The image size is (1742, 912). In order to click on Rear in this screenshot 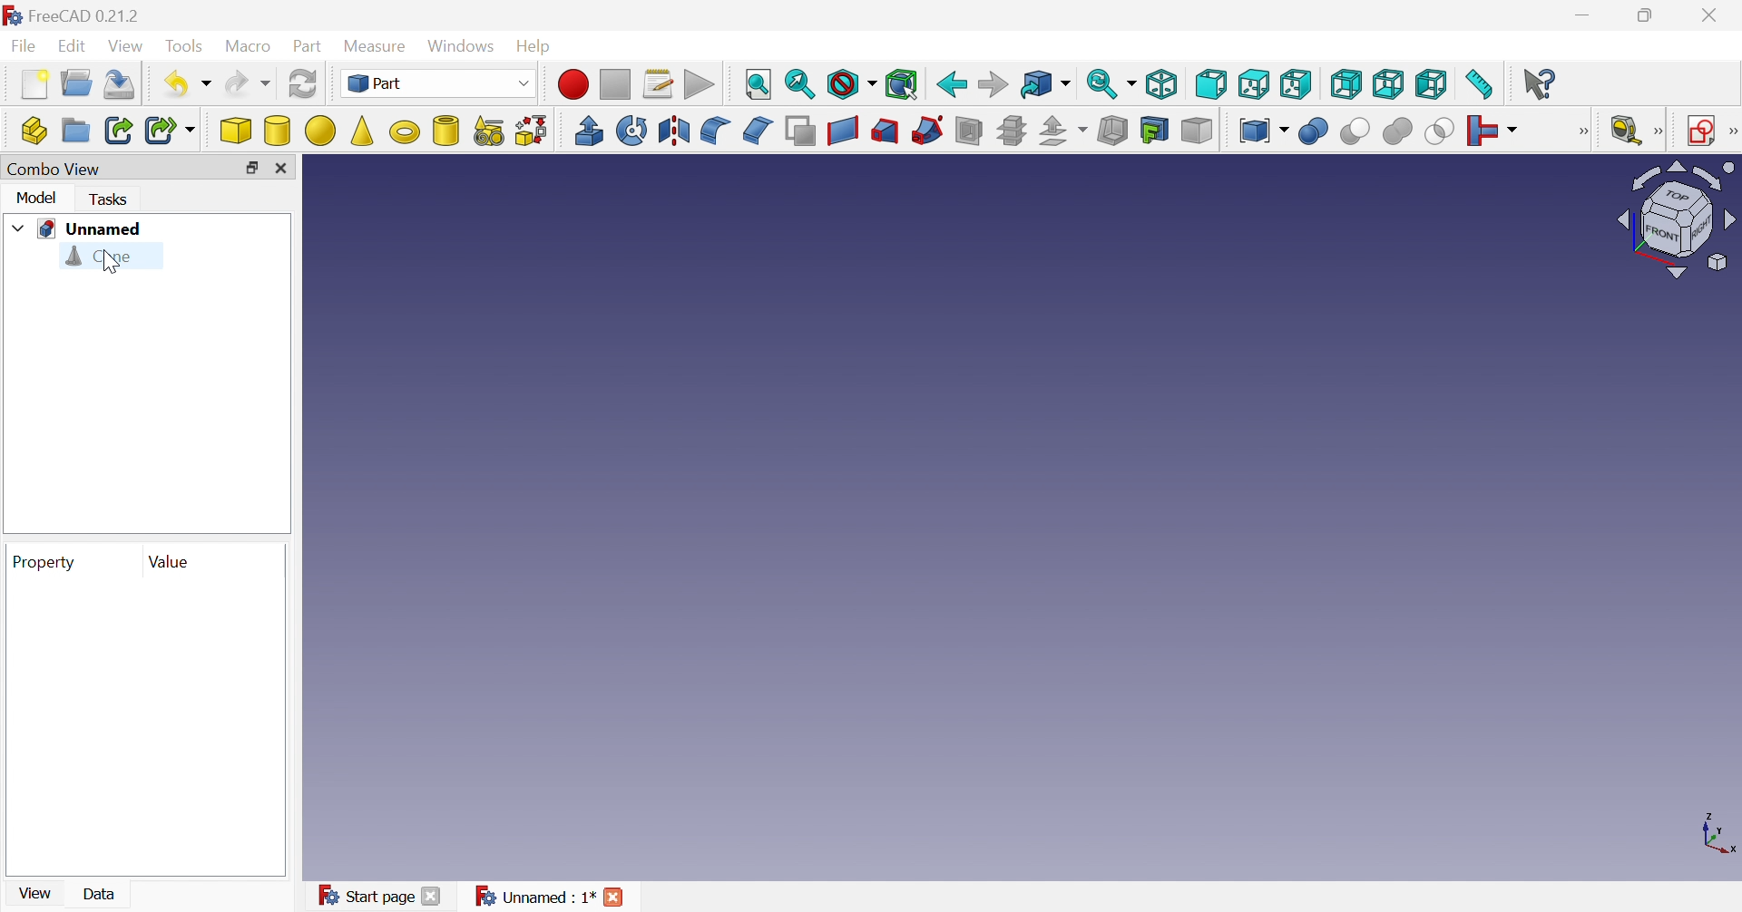, I will do `click(1347, 84)`.